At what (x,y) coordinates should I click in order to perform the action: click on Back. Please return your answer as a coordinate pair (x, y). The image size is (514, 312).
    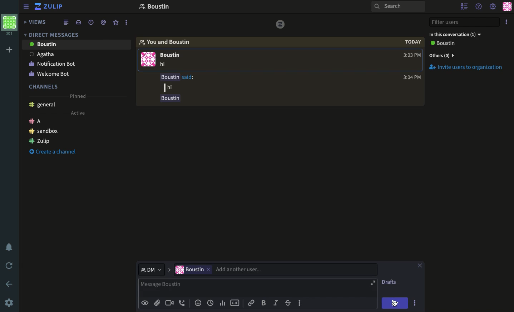
    Looking at the image, I should click on (10, 283).